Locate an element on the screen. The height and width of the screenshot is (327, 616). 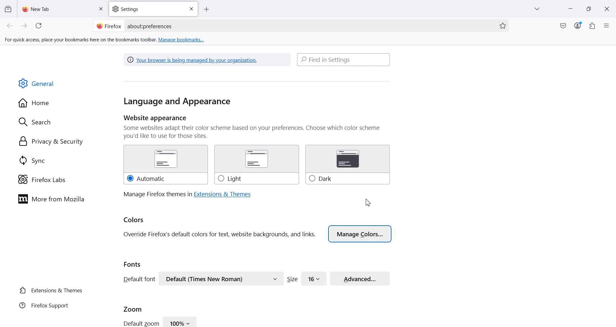
jm] More from Mozilla is located at coordinates (51, 199).